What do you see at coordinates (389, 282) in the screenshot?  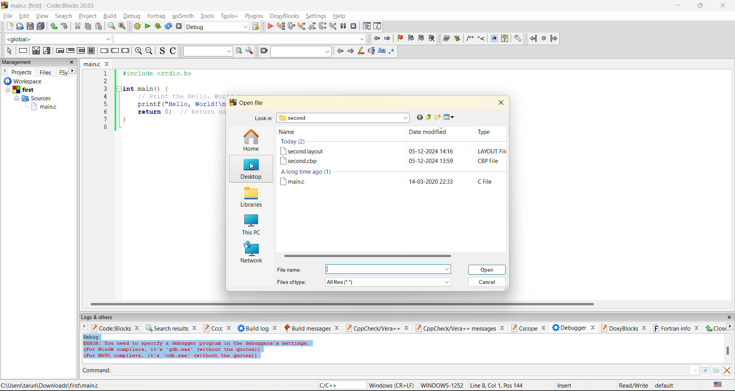 I see `file type menu` at bounding box center [389, 282].